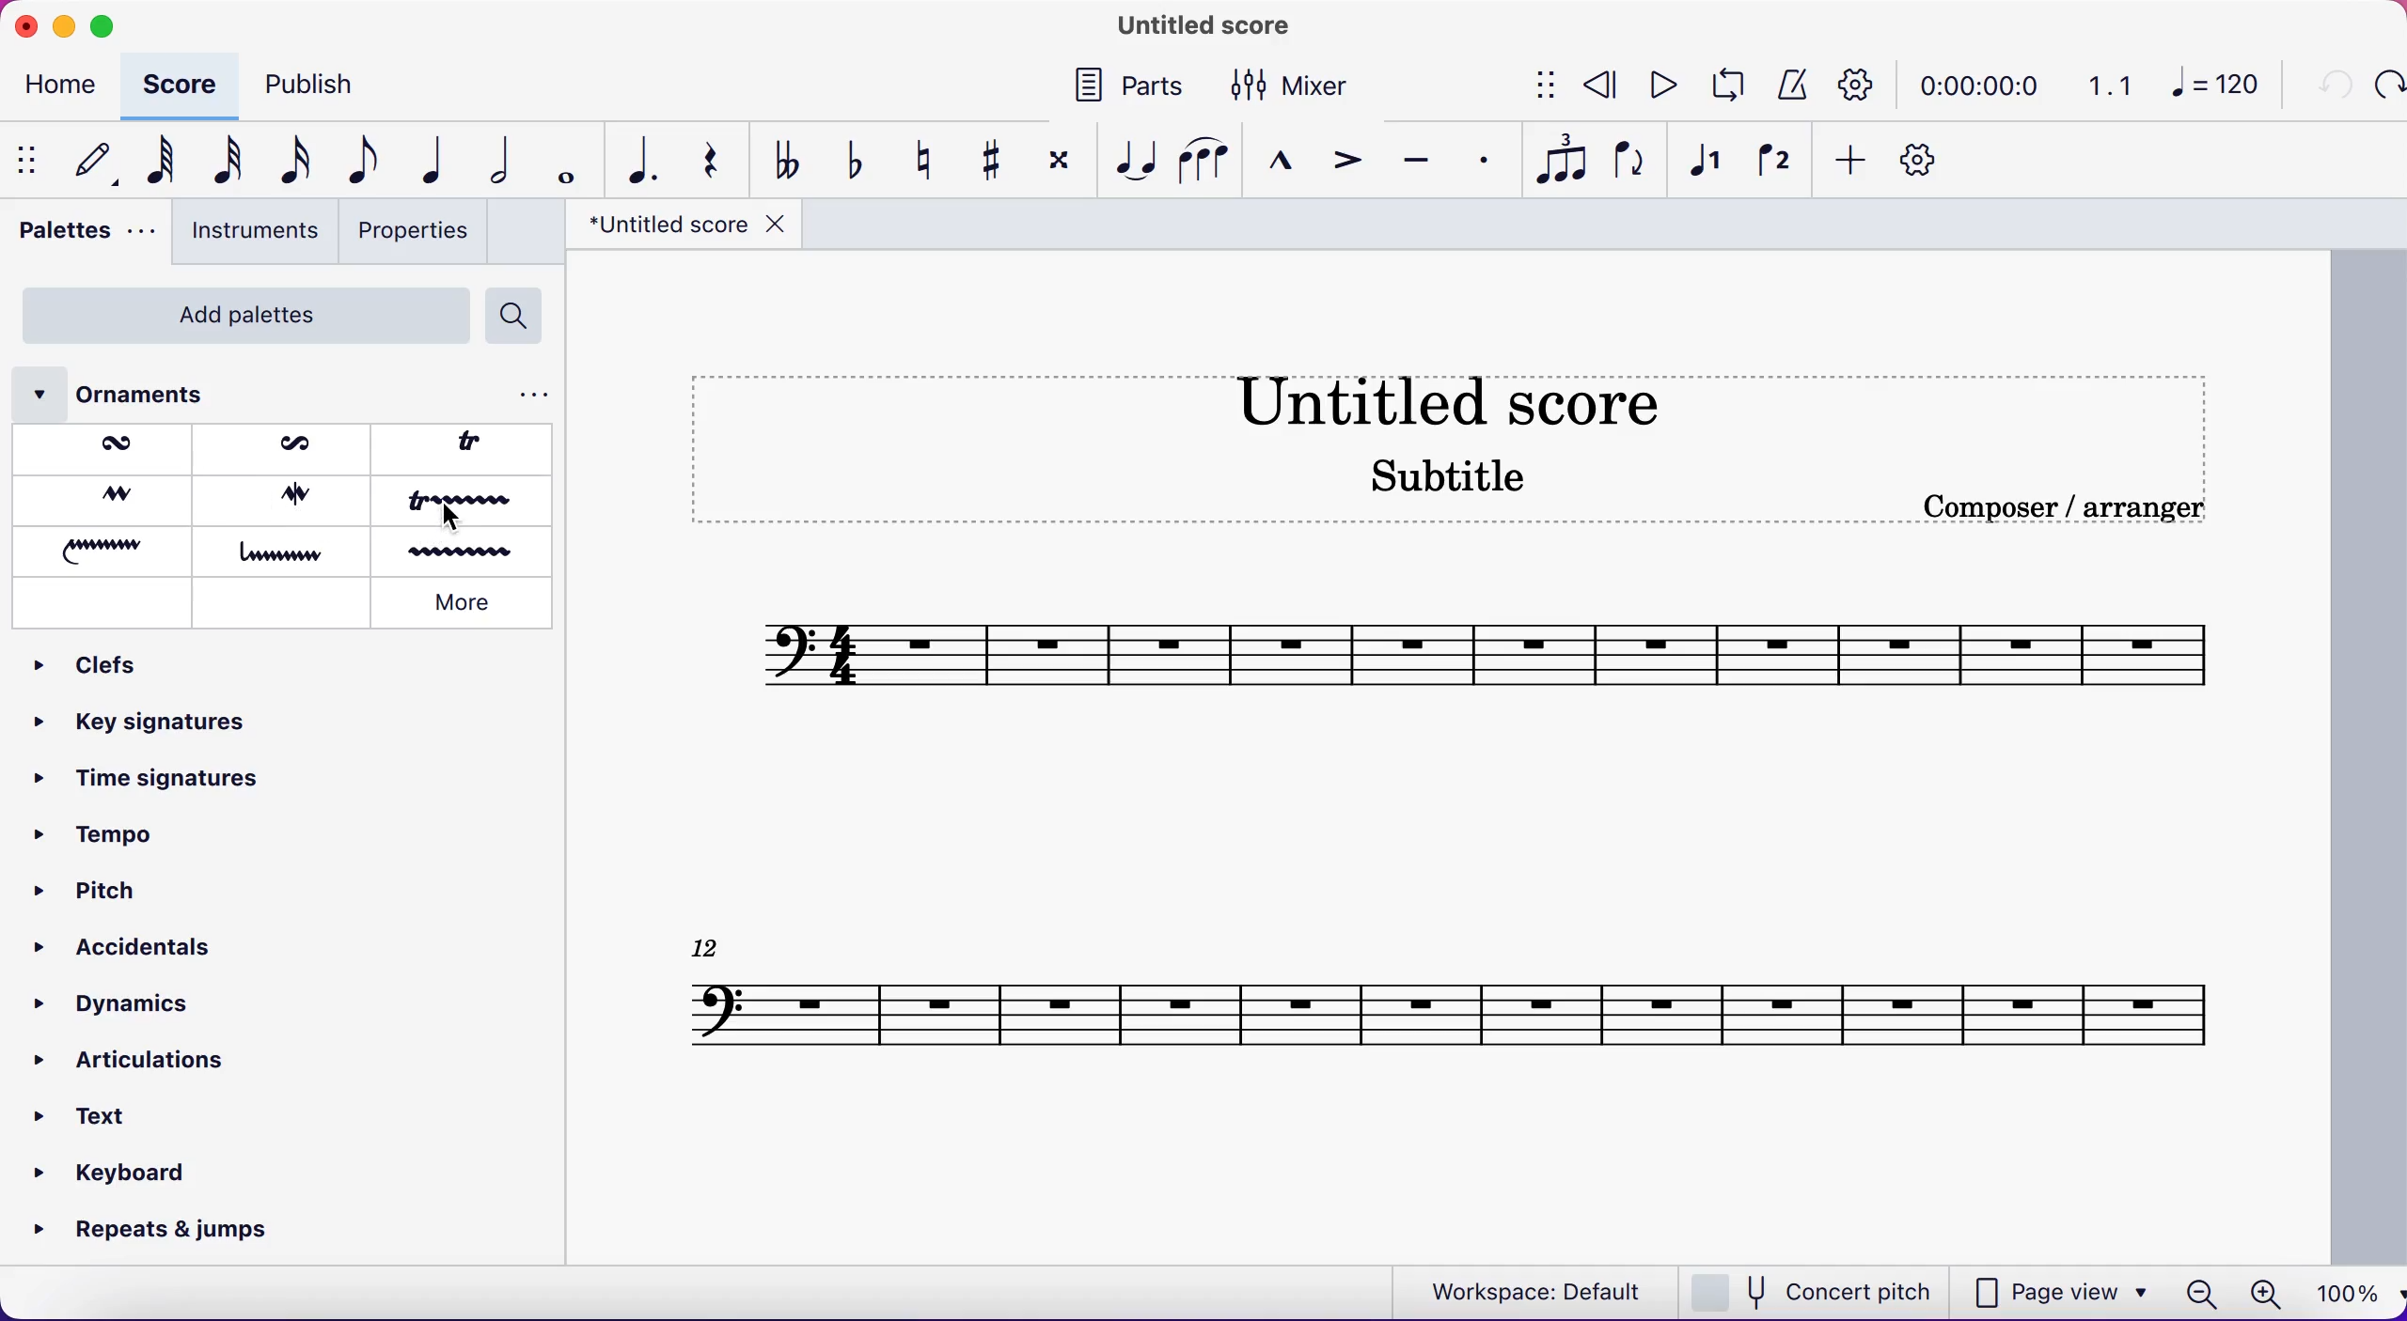  Describe the element at coordinates (1710, 164) in the screenshot. I see `voice 1` at that location.